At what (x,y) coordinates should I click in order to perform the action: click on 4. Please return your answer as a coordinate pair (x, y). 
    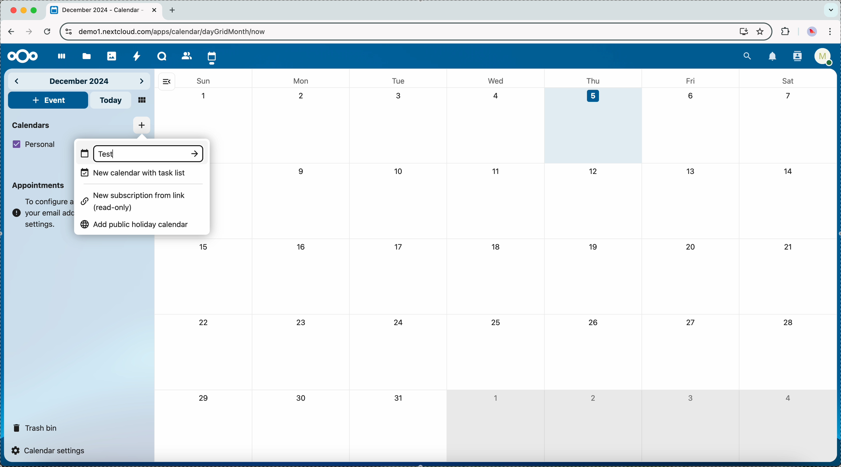
    Looking at the image, I should click on (787, 398).